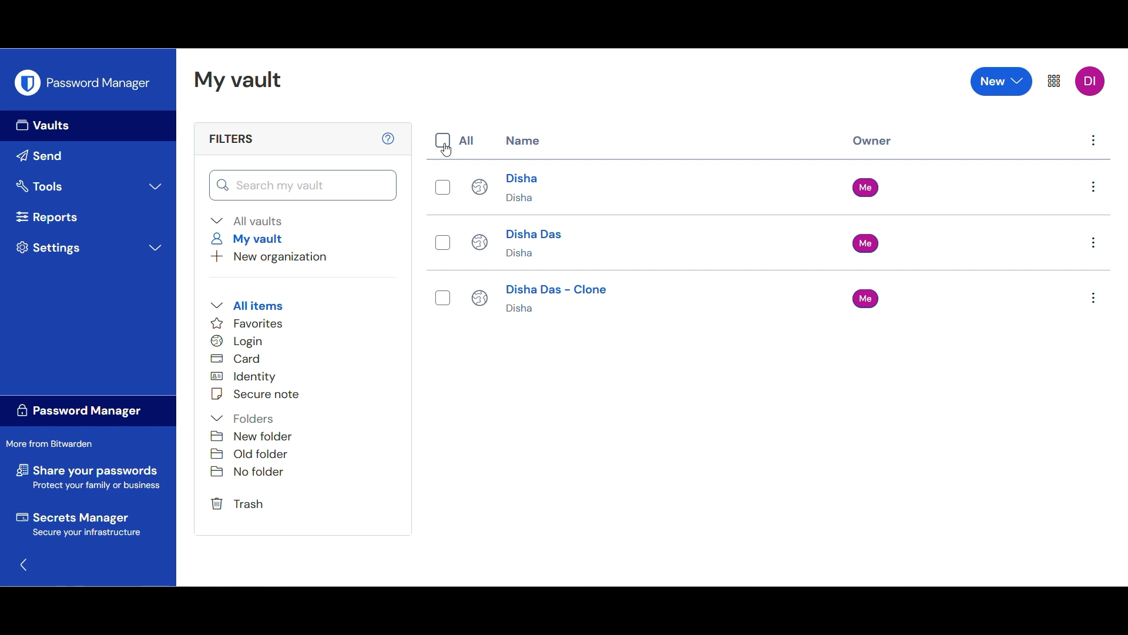 The width and height of the screenshot is (1128, 635). I want to click on Send, so click(88, 156).